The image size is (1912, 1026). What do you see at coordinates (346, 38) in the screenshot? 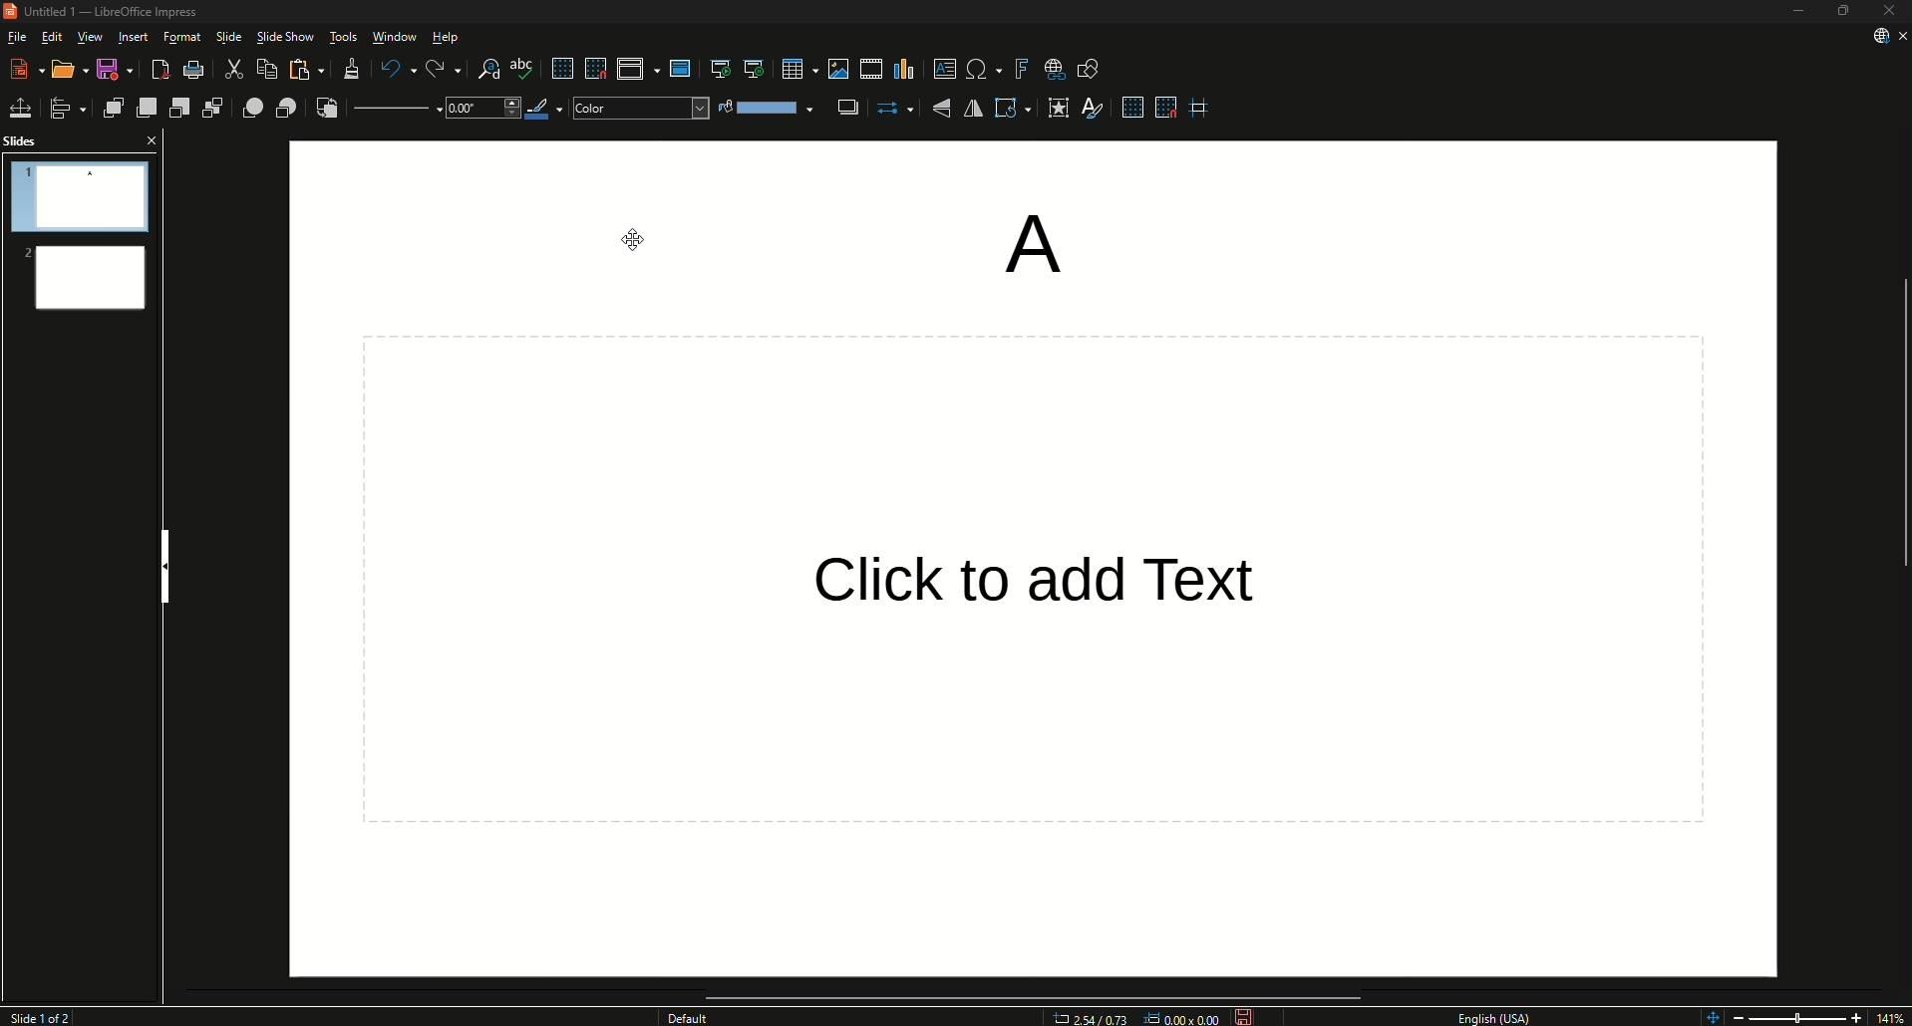
I see `Tools` at bounding box center [346, 38].